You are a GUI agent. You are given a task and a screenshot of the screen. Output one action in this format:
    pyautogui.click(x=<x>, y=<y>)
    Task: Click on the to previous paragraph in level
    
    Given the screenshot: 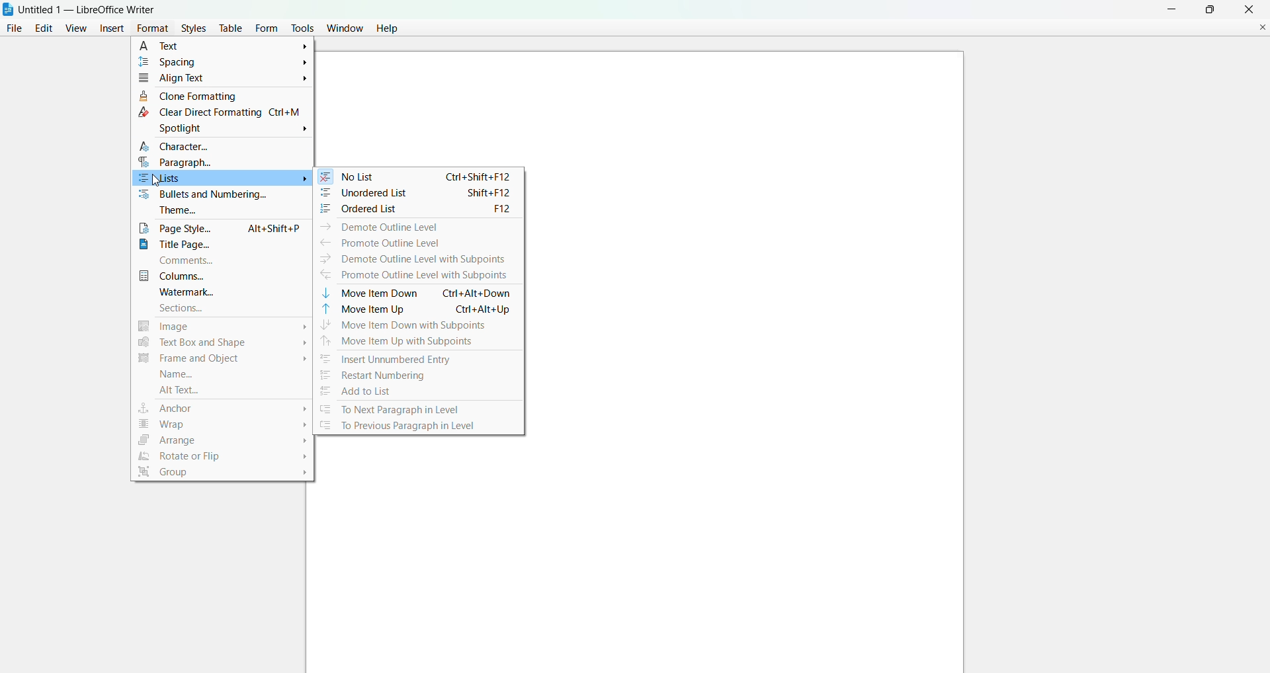 What is the action you would take?
    pyautogui.click(x=400, y=426)
    